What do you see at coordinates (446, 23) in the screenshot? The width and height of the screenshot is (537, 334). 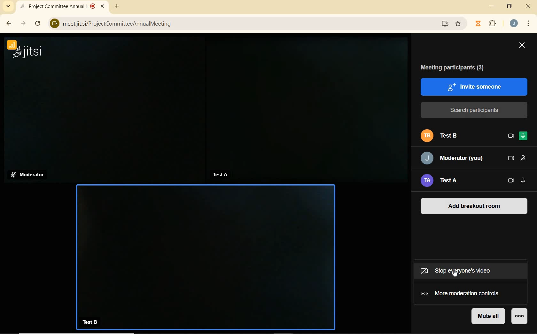 I see `download website` at bounding box center [446, 23].